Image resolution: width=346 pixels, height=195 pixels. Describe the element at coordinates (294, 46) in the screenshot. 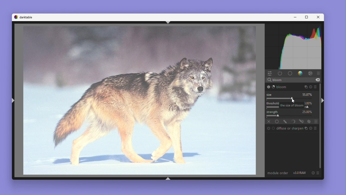

I see `Histogram` at that location.